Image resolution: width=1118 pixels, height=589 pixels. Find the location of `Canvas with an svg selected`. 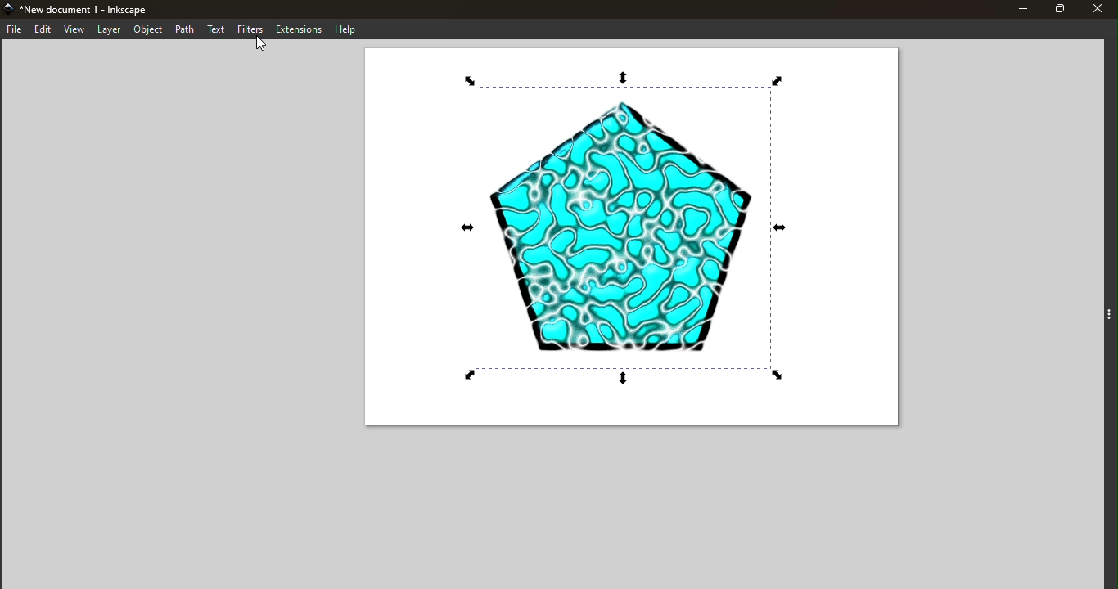

Canvas with an svg selected is located at coordinates (633, 239).